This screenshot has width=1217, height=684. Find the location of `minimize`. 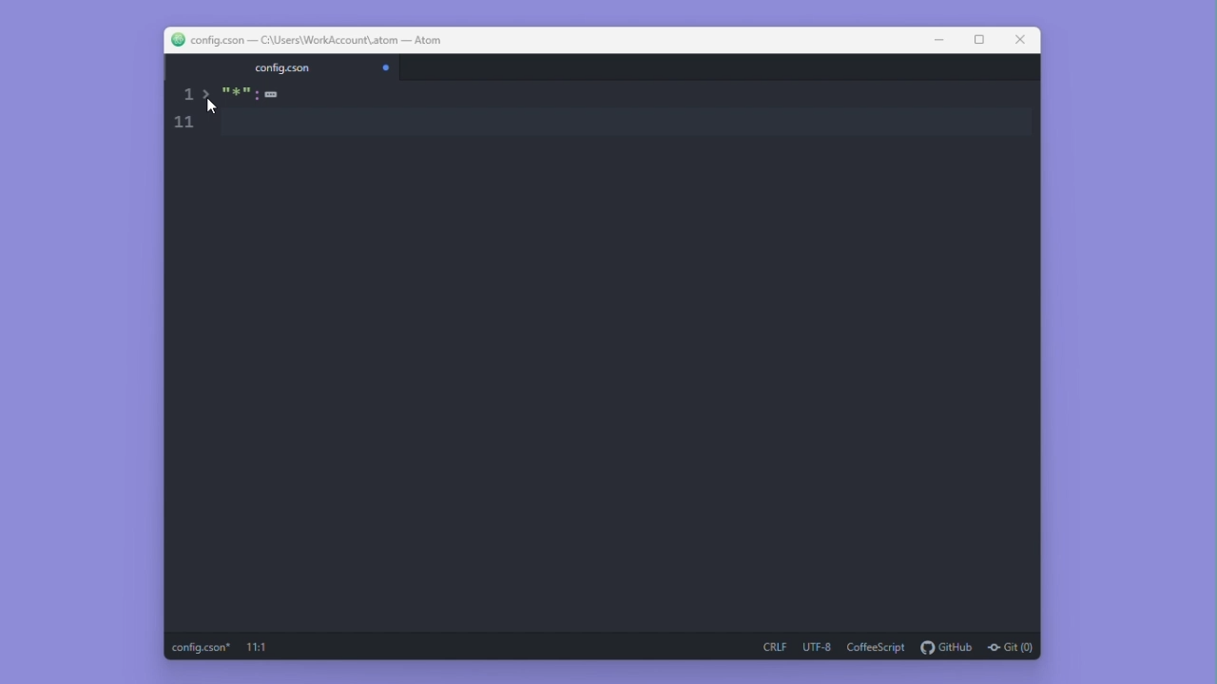

minimize is located at coordinates (937, 41).